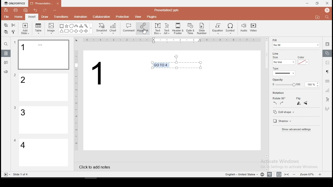 This screenshot has width=333, height=187. Describe the element at coordinates (31, 17) in the screenshot. I see `insert` at that location.